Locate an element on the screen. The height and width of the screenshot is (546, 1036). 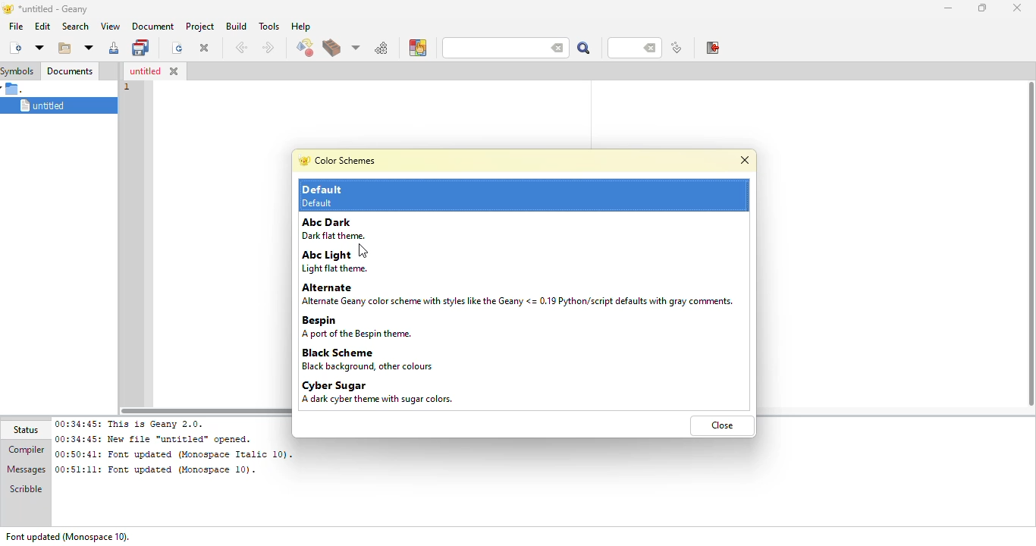
next is located at coordinates (267, 48).